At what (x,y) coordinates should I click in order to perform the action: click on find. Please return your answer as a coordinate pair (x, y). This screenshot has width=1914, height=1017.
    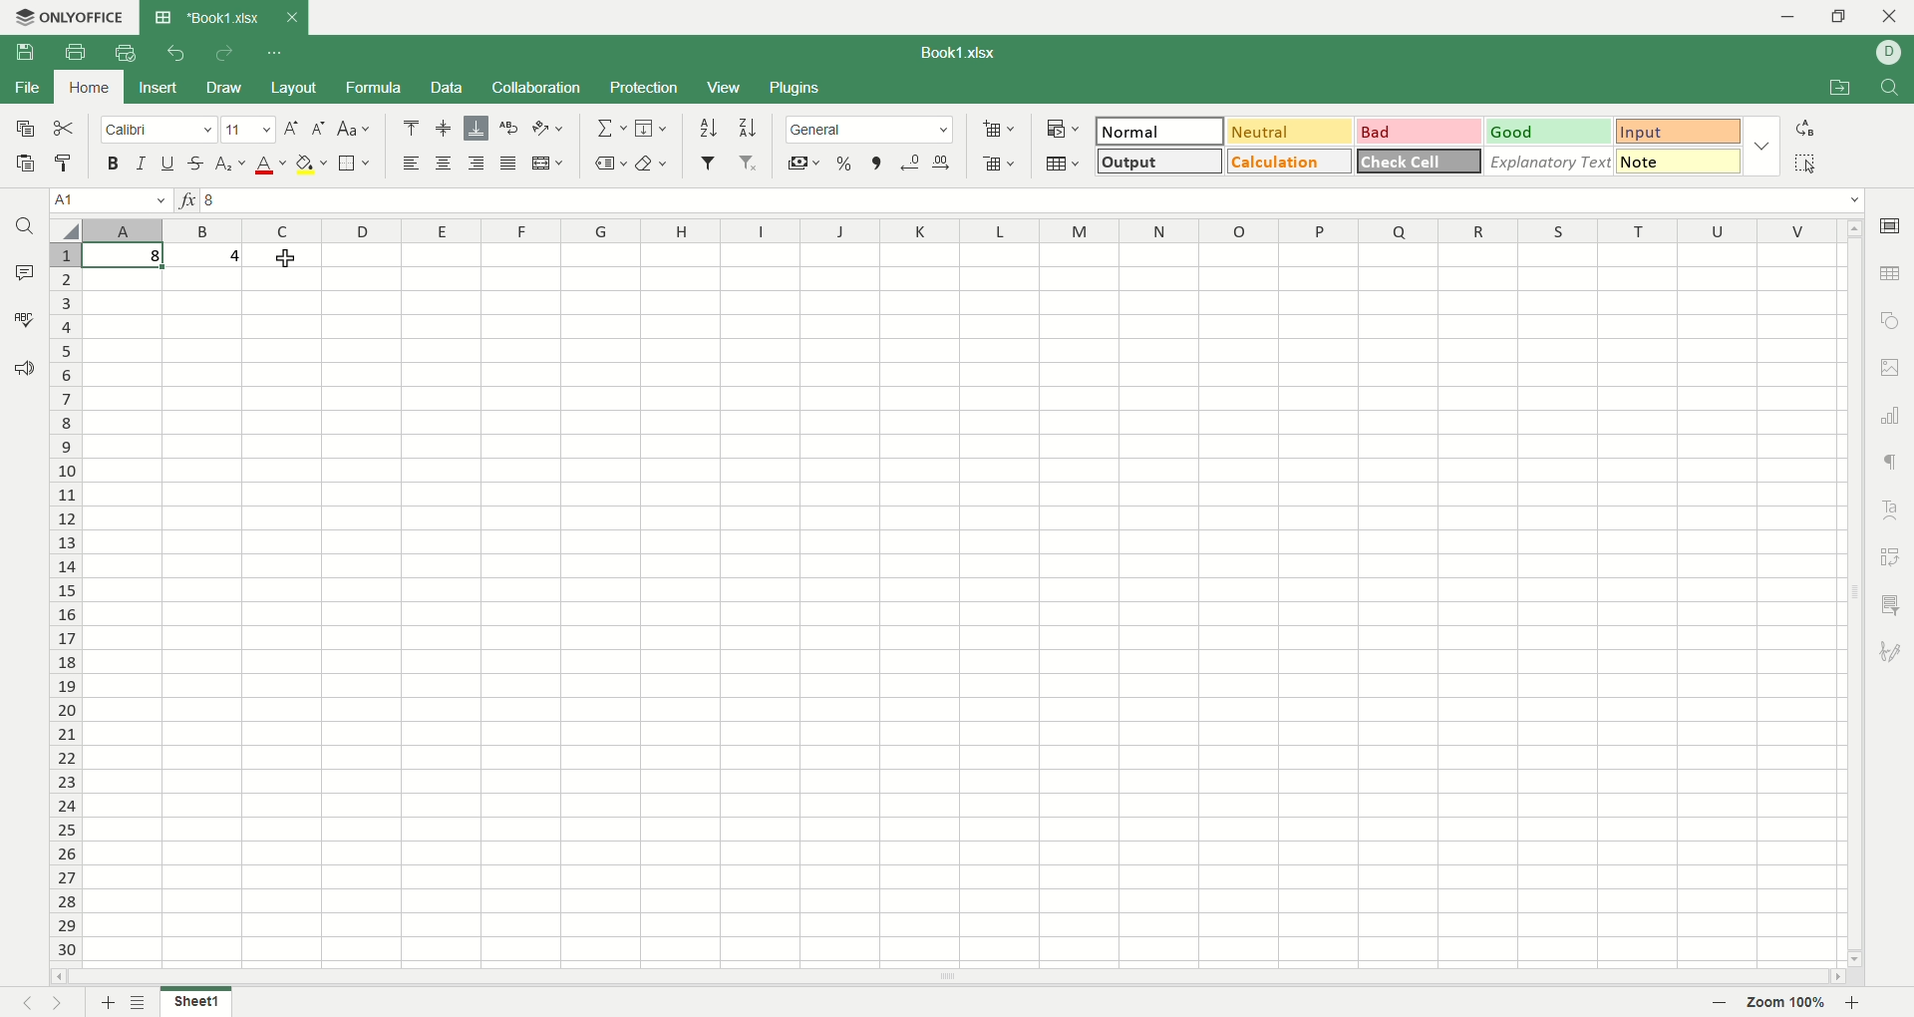
    Looking at the image, I should click on (1891, 85).